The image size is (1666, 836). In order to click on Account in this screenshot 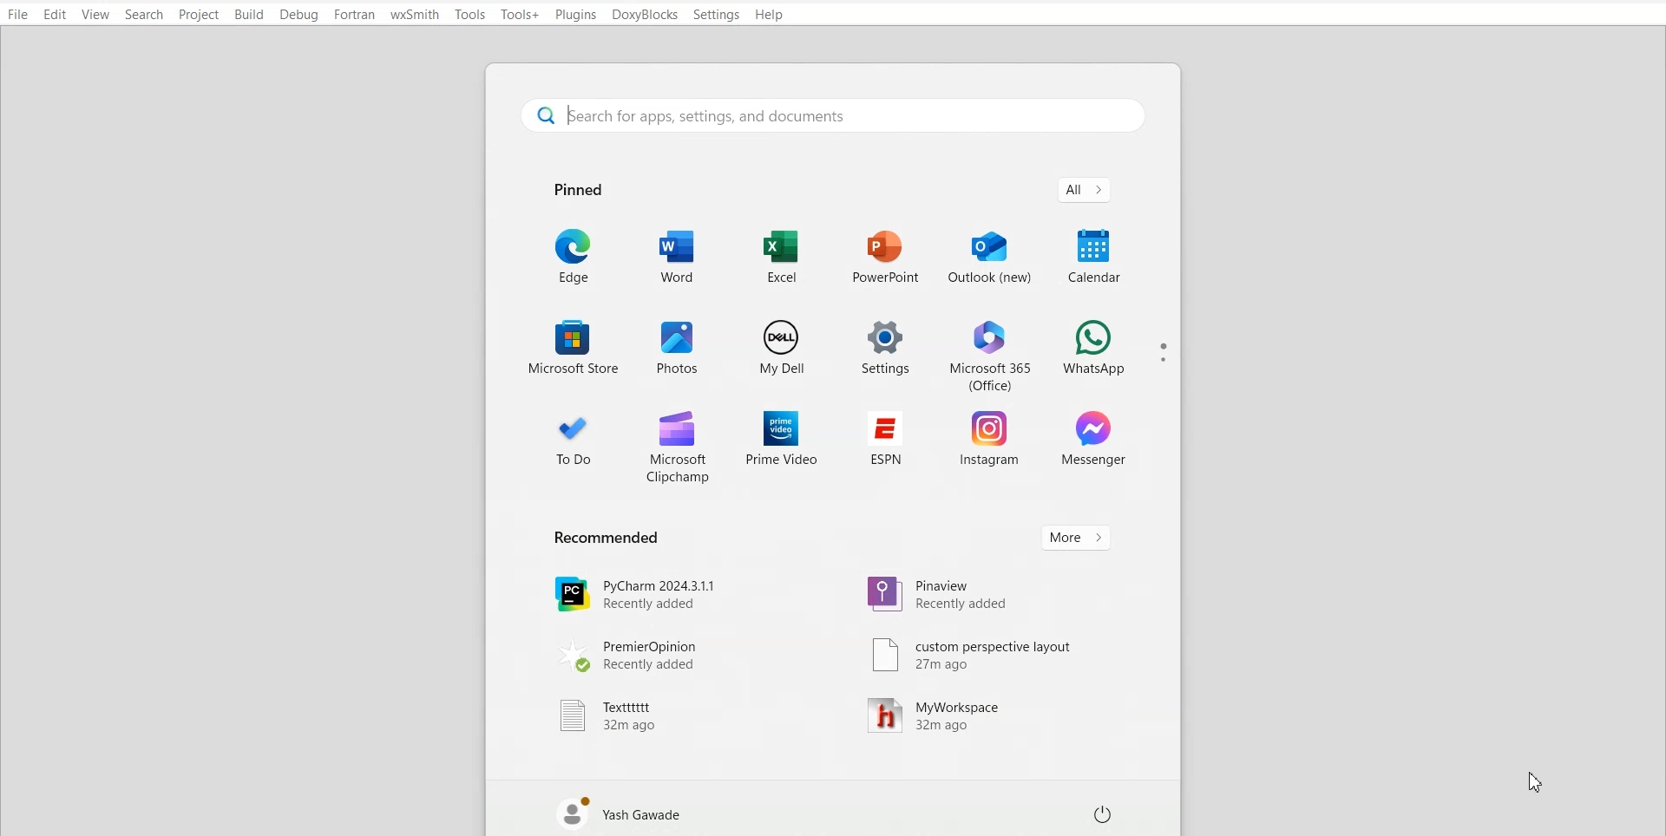, I will do `click(627, 813)`.